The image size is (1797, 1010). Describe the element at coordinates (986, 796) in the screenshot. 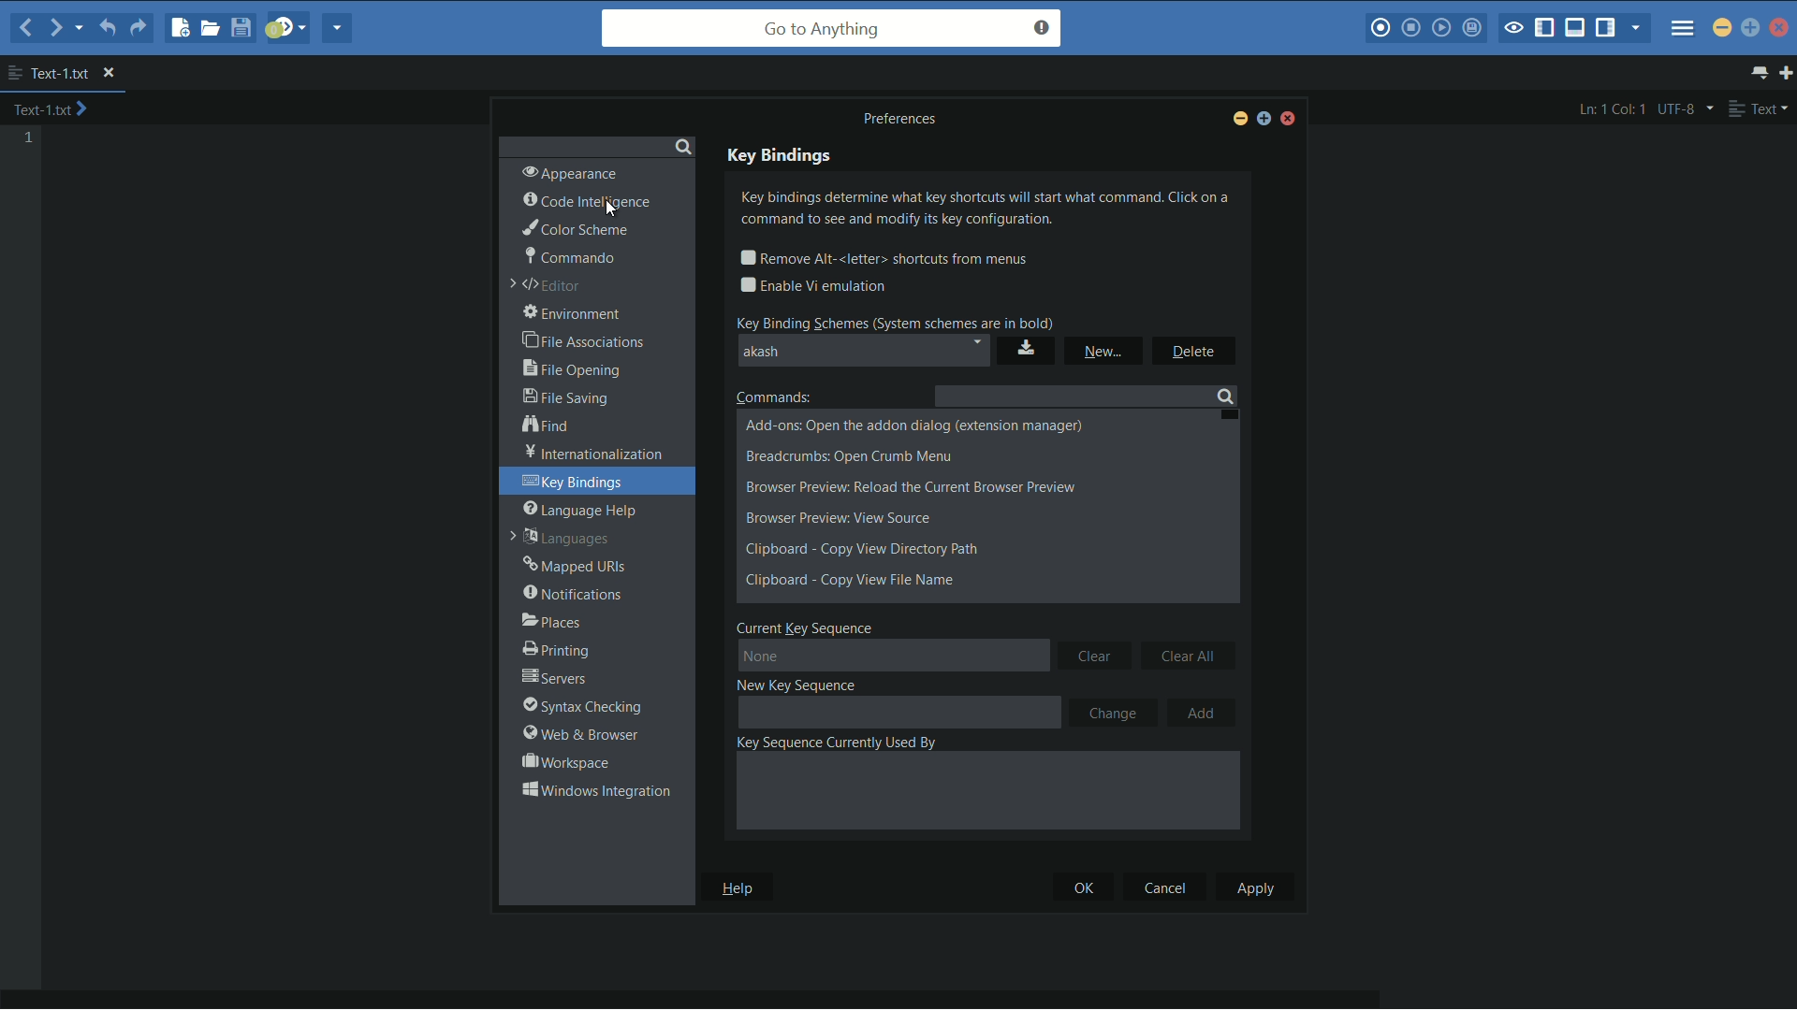

I see `key sequence currently used by` at that location.